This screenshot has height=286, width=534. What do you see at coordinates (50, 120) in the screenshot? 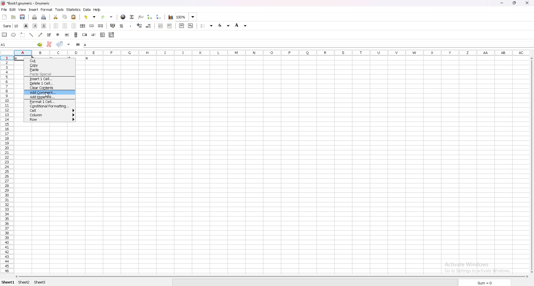
I see `row` at bounding box center [50, 120].